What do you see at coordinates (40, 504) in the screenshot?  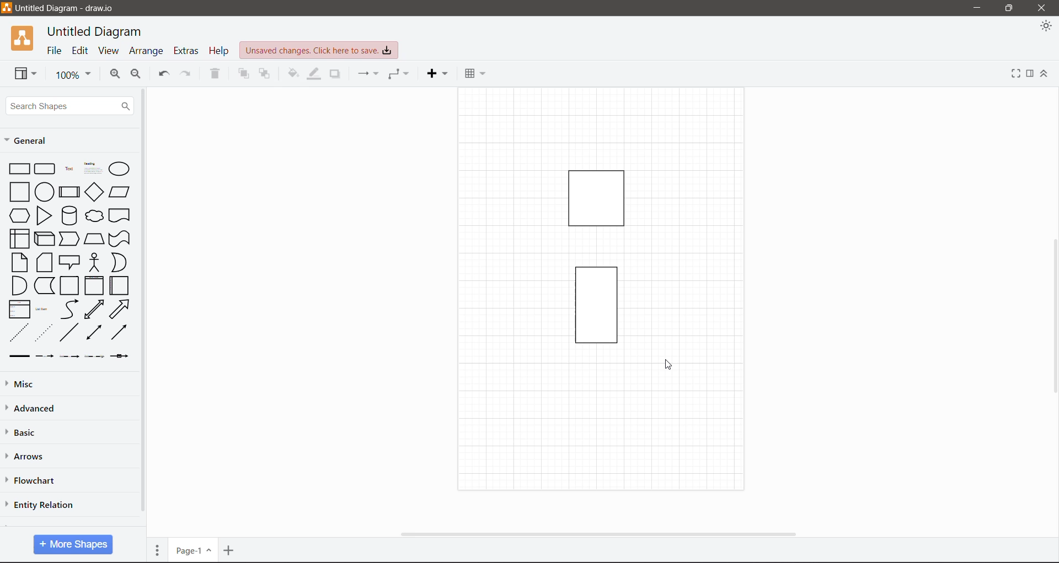 I see `Entity Relation` at bounding box center [40, 504].